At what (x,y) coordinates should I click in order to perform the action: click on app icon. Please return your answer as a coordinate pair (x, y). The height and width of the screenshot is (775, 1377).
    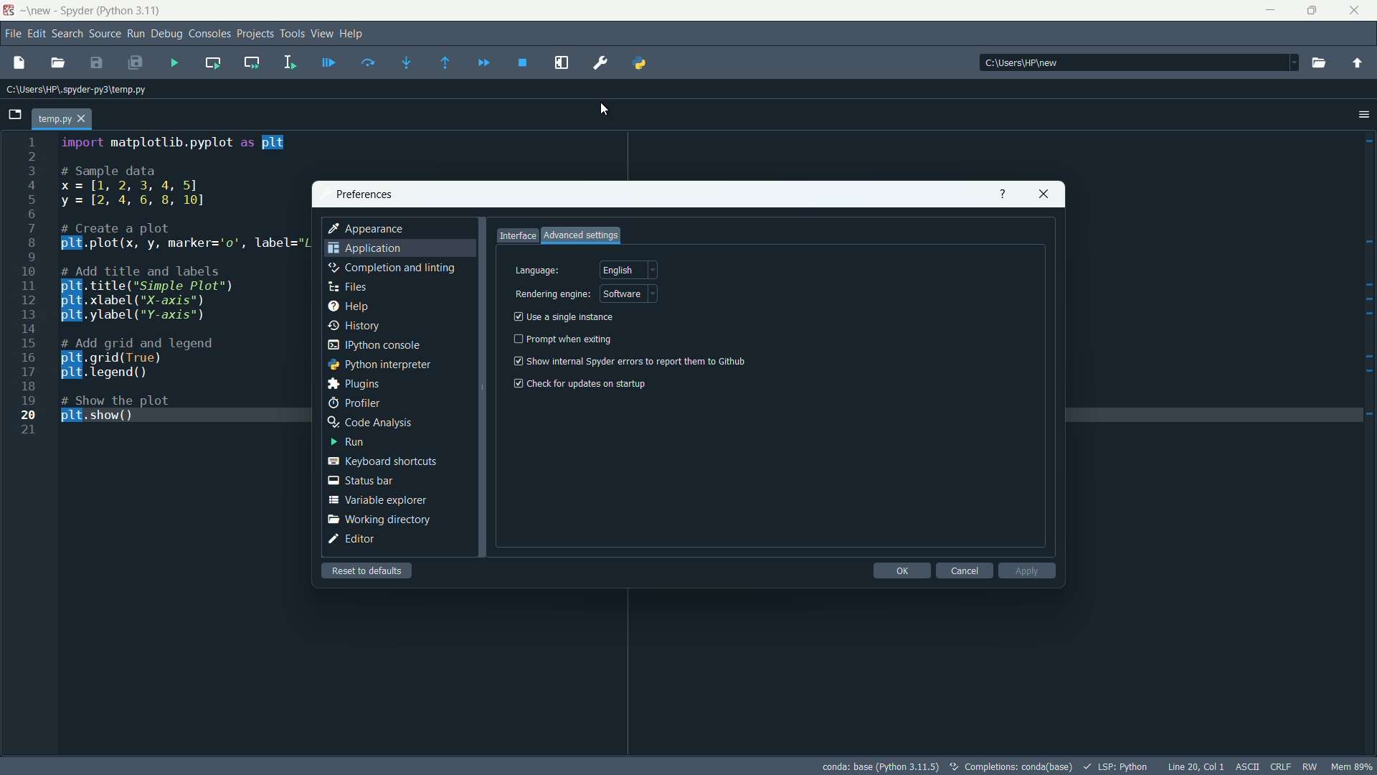
    Looking at the image, I should click on (11, 11).